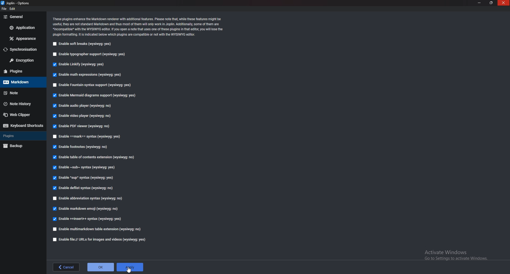  Describe the element at coordinates (18, 3) in the screenshot. I see `options` at that location.